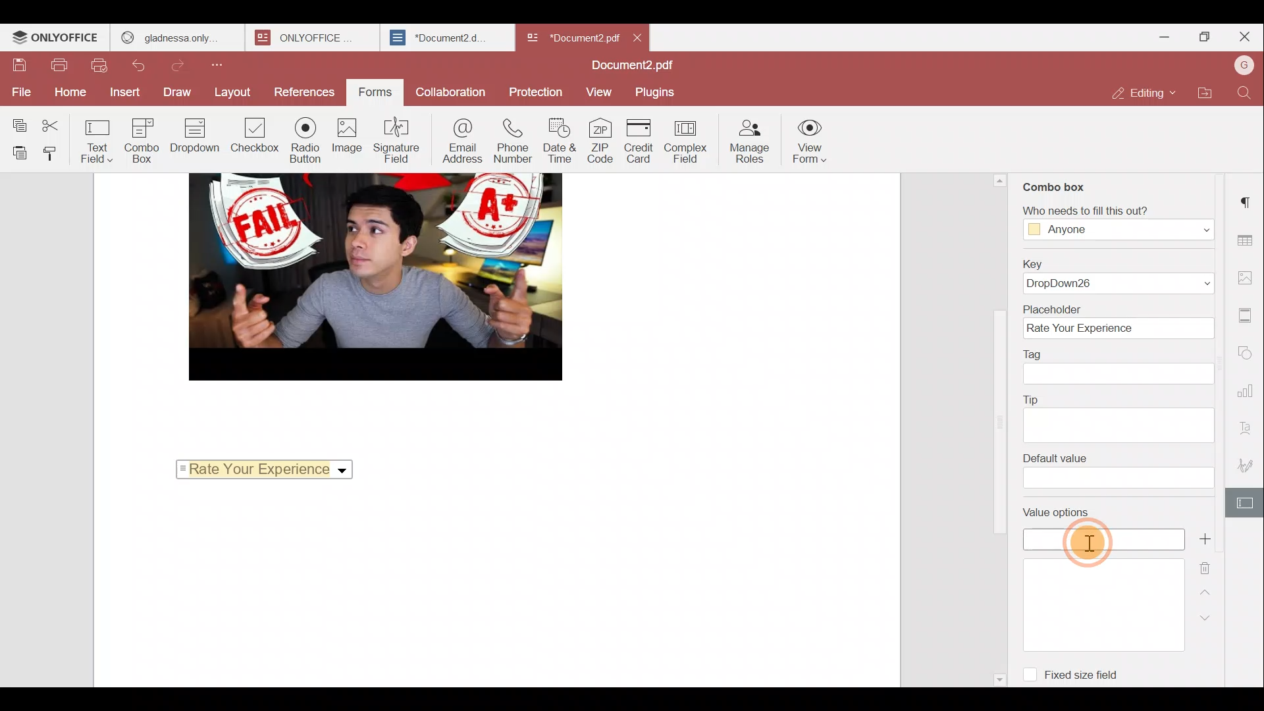  What do you see at coordinates (1211, 623) in the screenshot?
I see `Down` at bounding box center [1211, 623].